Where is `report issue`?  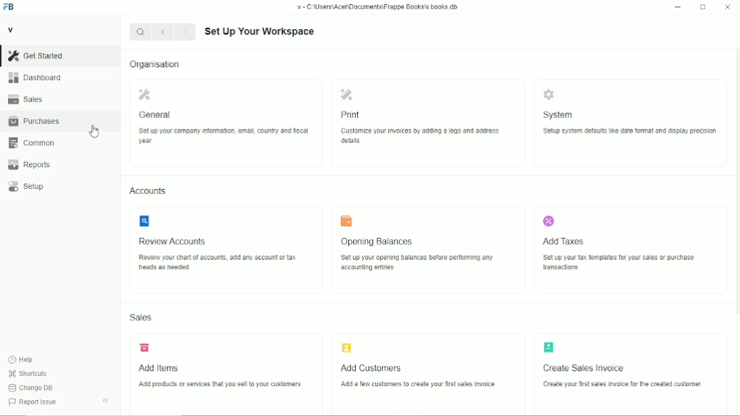 report issue is located at coordinates (33, 402).